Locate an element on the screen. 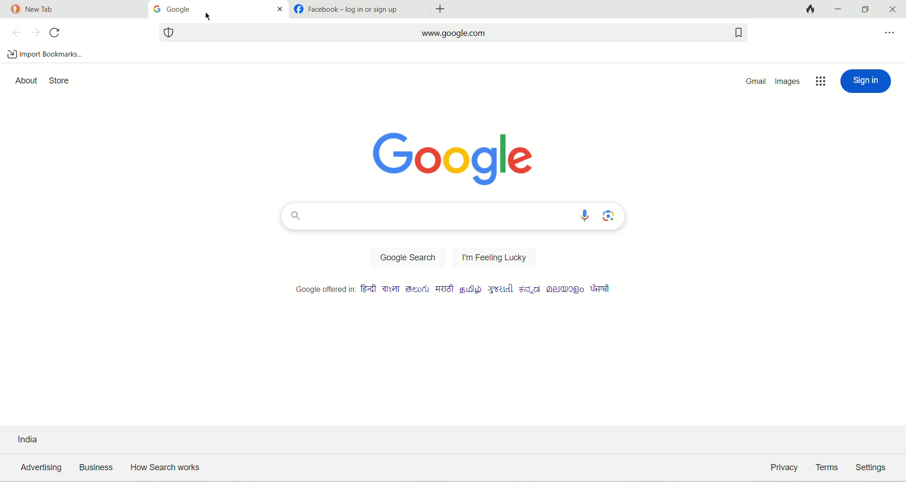 Image resolution: width=906 pixels, height=482 pixels. terms is located at coordinates (829, 467).